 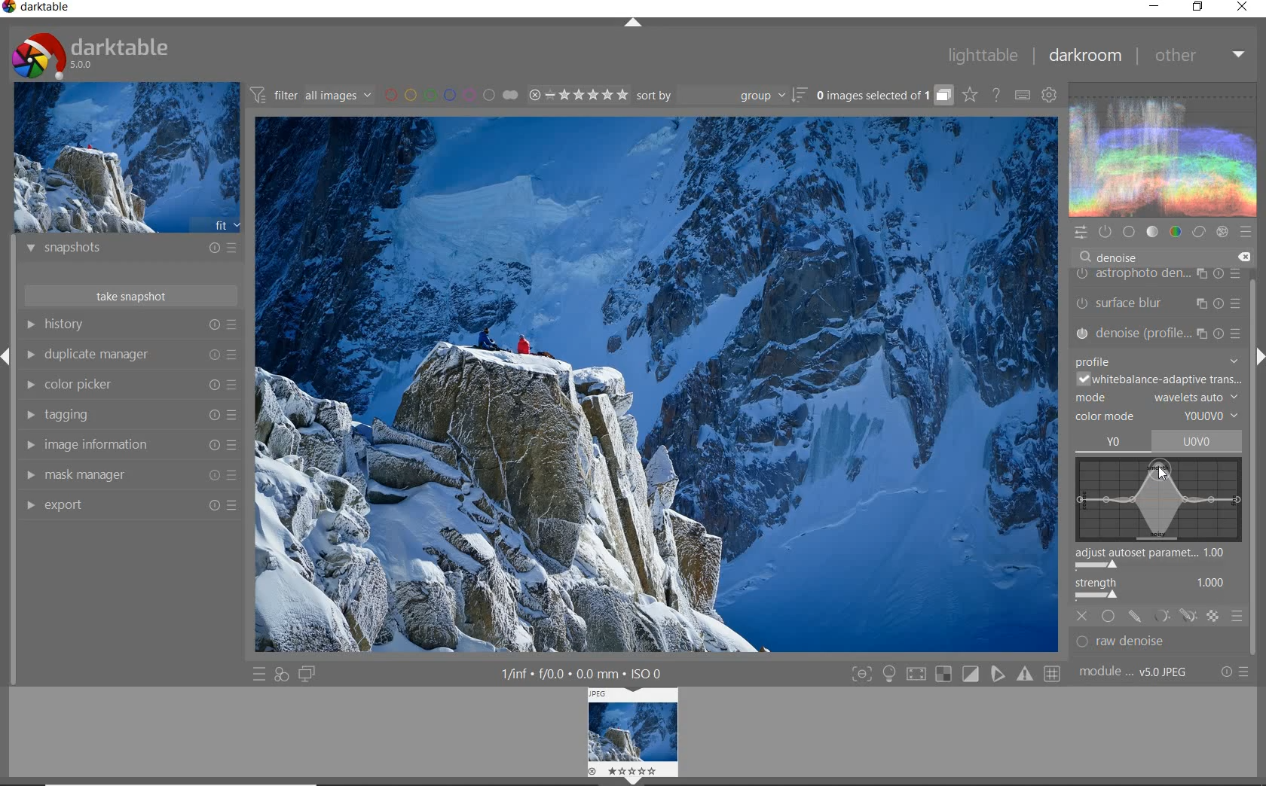 What do you see at coordinates (451, 94) in the screenshot?
I see `filter images by color labels` at bounding box center [451, 94].